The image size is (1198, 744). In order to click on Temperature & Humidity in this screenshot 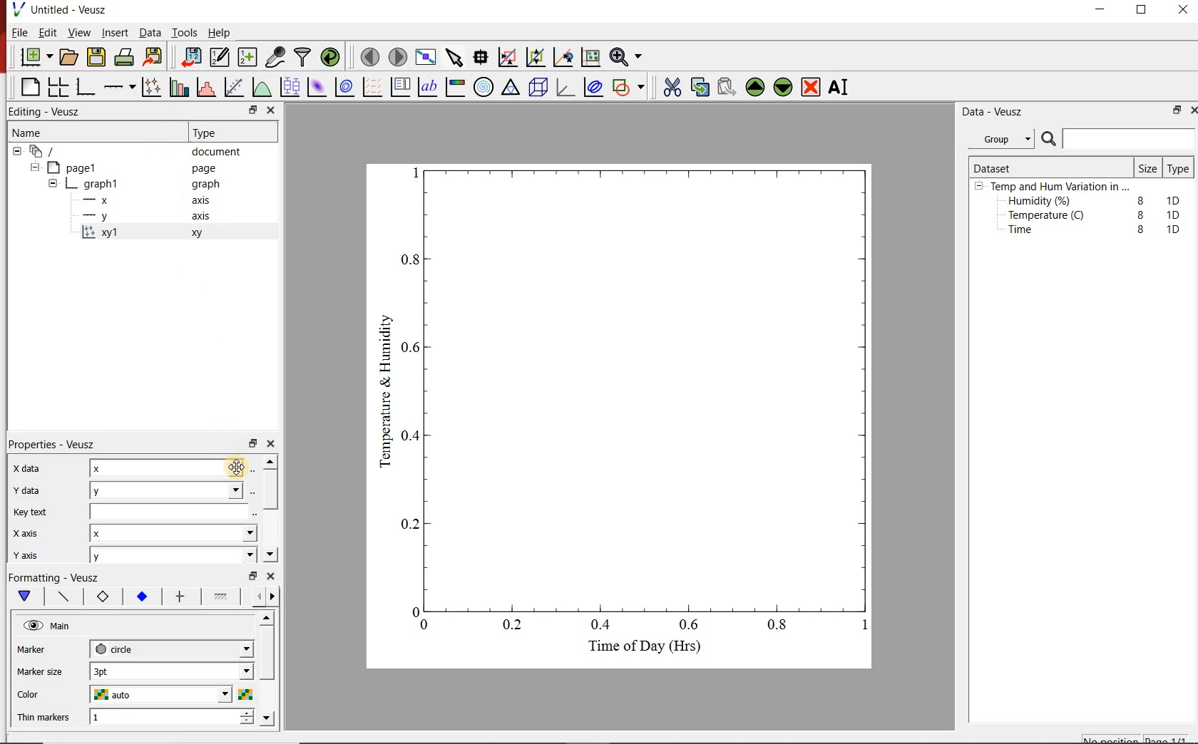, I will do `click(385, 387)`.